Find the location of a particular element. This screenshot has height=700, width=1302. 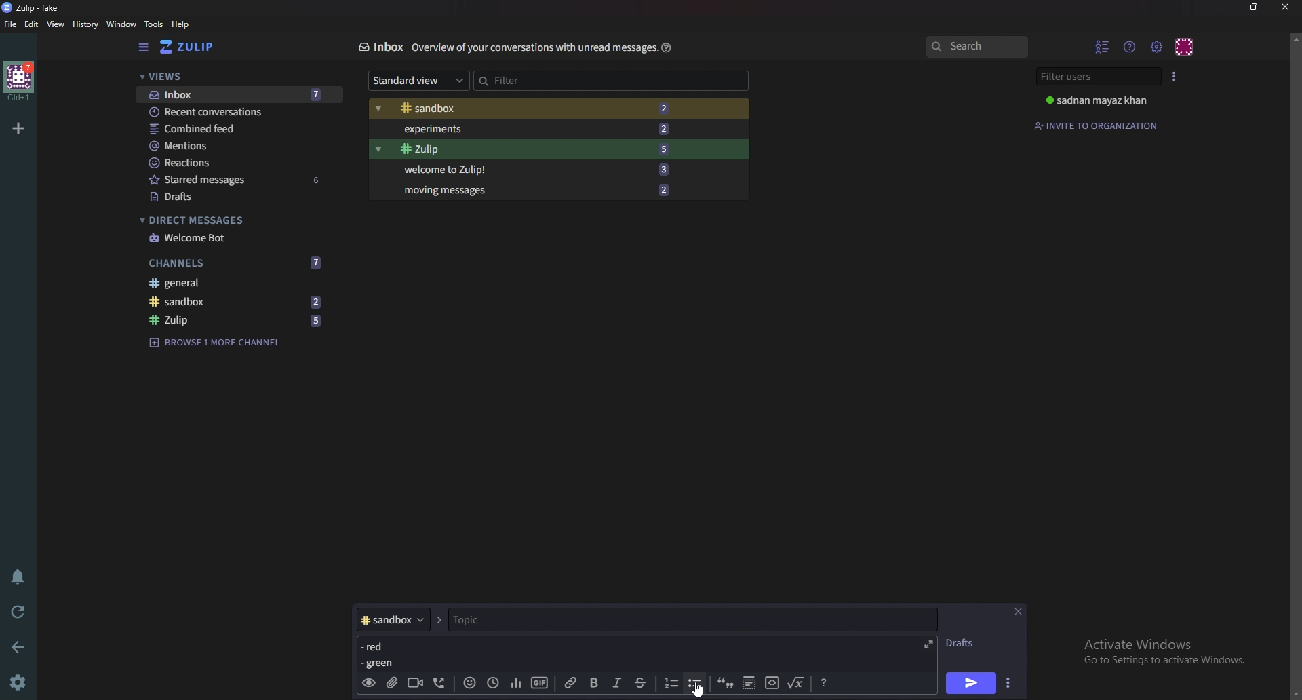

Video call is located at coordinates (414, 682).